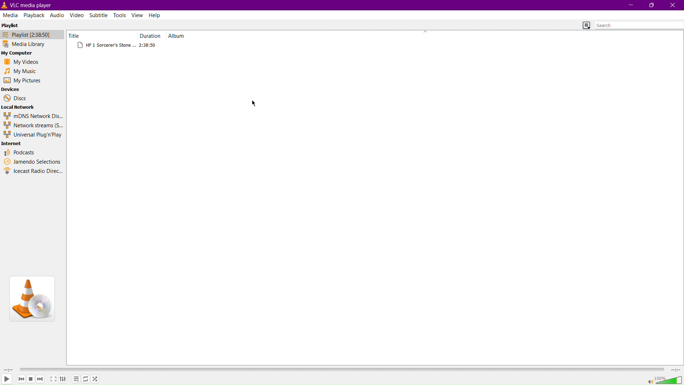 This screenshot has height=385, width=684. I want to click on Maximize, so click(651, 5).